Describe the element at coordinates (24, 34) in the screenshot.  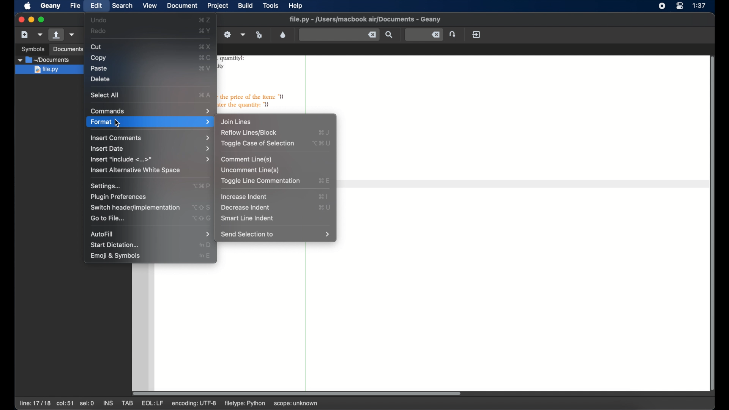
I see `new file` at that location.